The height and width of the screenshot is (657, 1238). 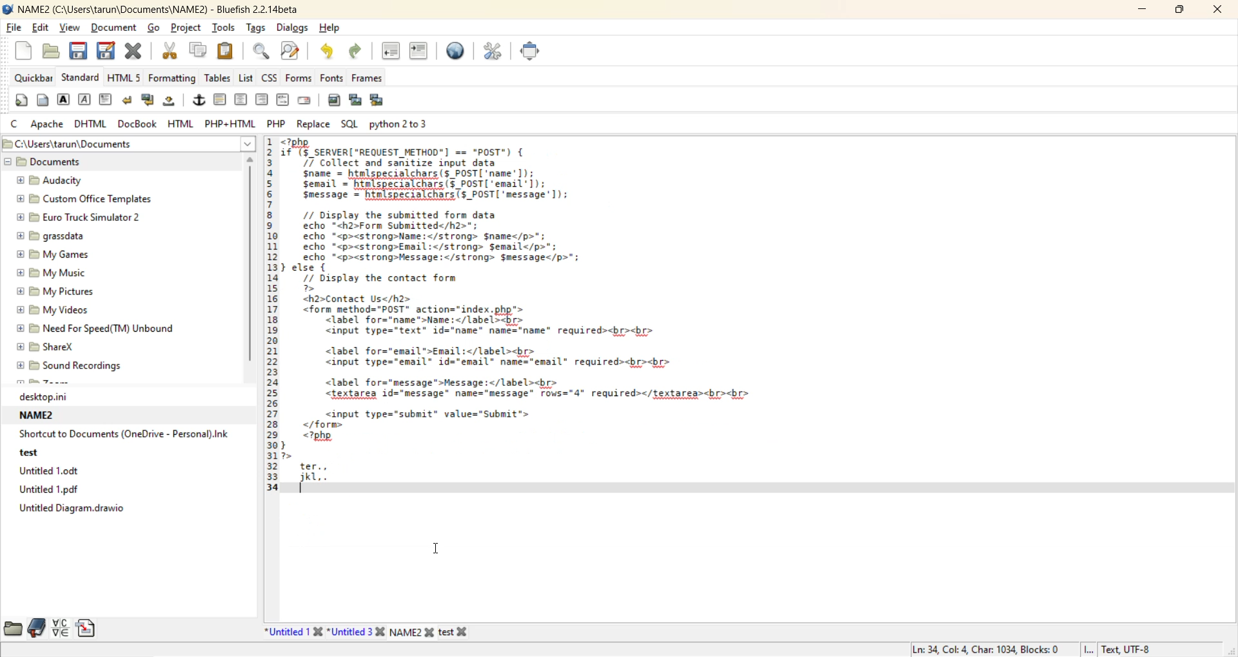 What do you see at coordinates (135, 53) in the screenshot?
I see `close file` at bounding box center [135, 53].